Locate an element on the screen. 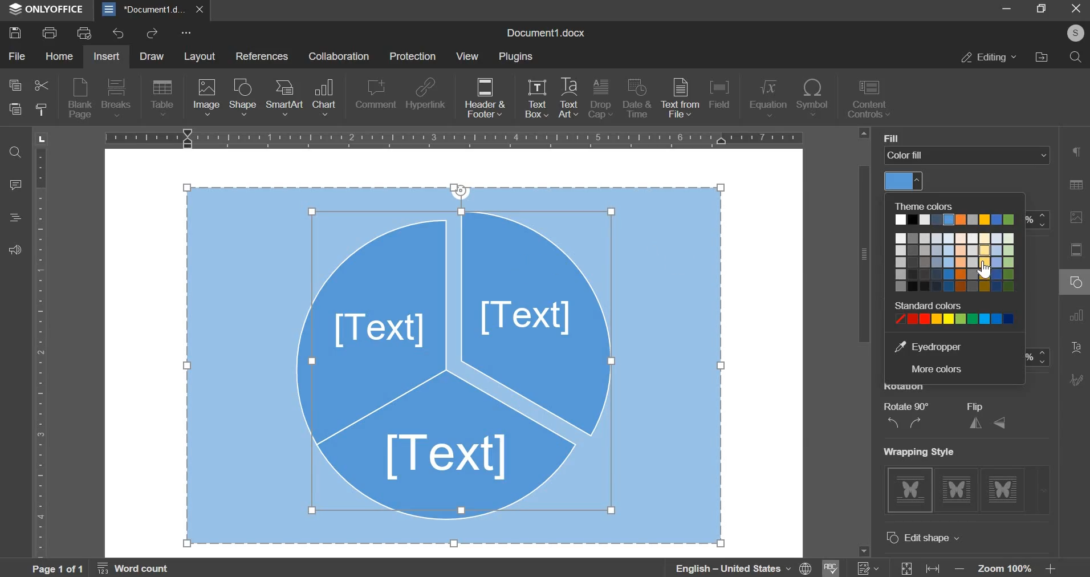 The image size is (1090, 577). protection is located at coordinates (412, 56).